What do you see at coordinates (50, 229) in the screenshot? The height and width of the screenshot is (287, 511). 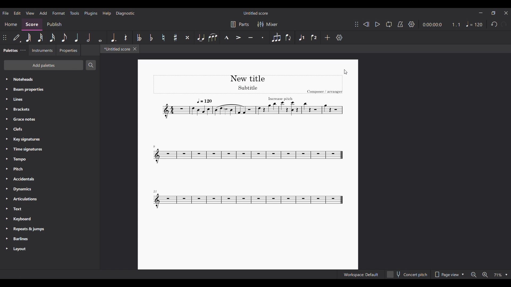 I see `Repeats & jumps` at bounding box center [50, 229].